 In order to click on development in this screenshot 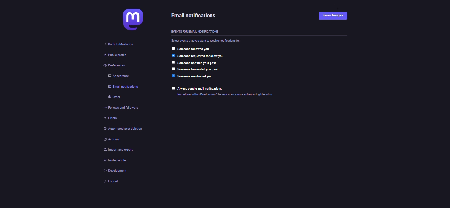, I will do `click(114, 171)`.